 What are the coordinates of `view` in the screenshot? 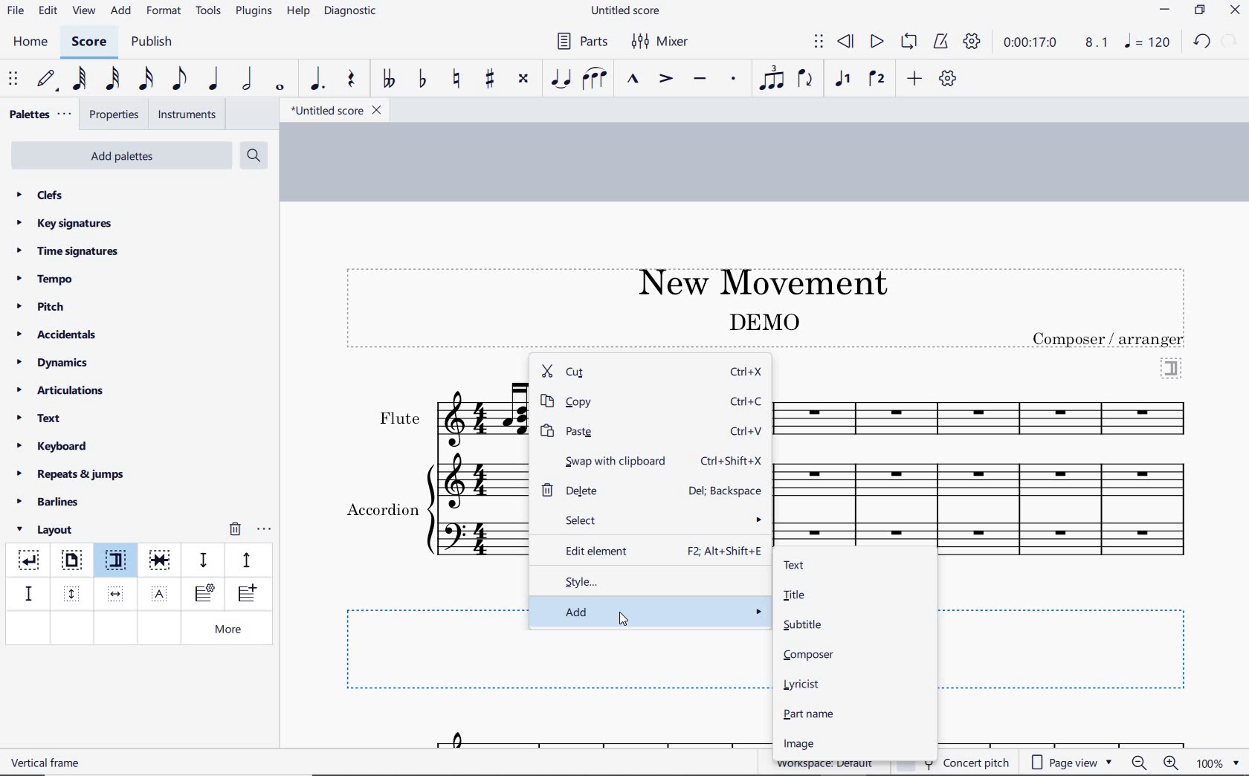 It's located at (82, 12).